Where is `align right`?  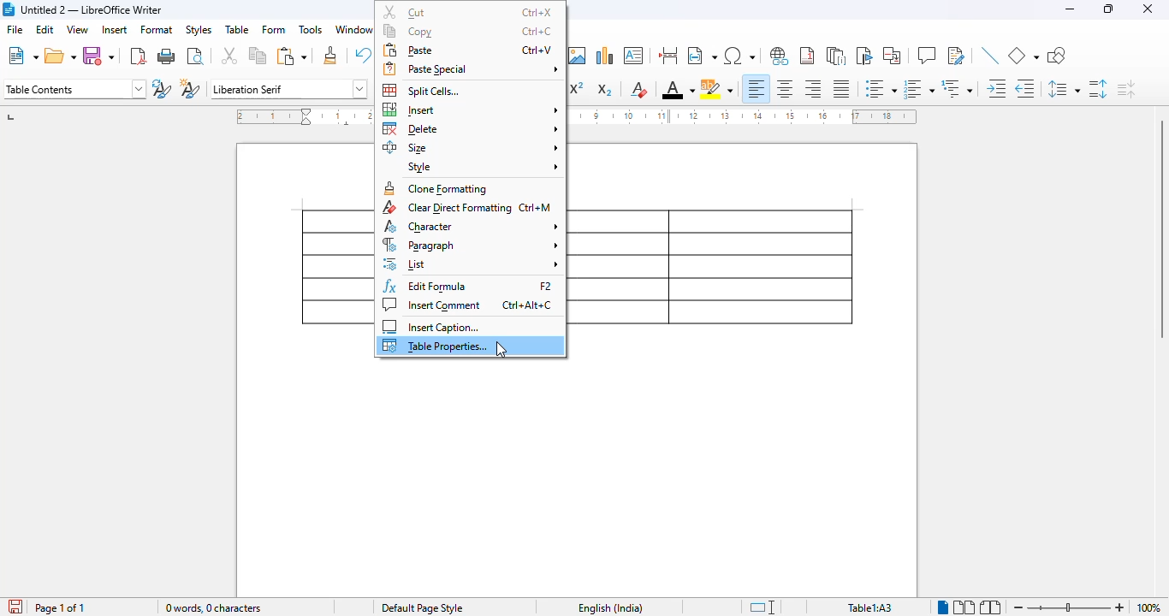 align right is located at coordinates (812, 89).